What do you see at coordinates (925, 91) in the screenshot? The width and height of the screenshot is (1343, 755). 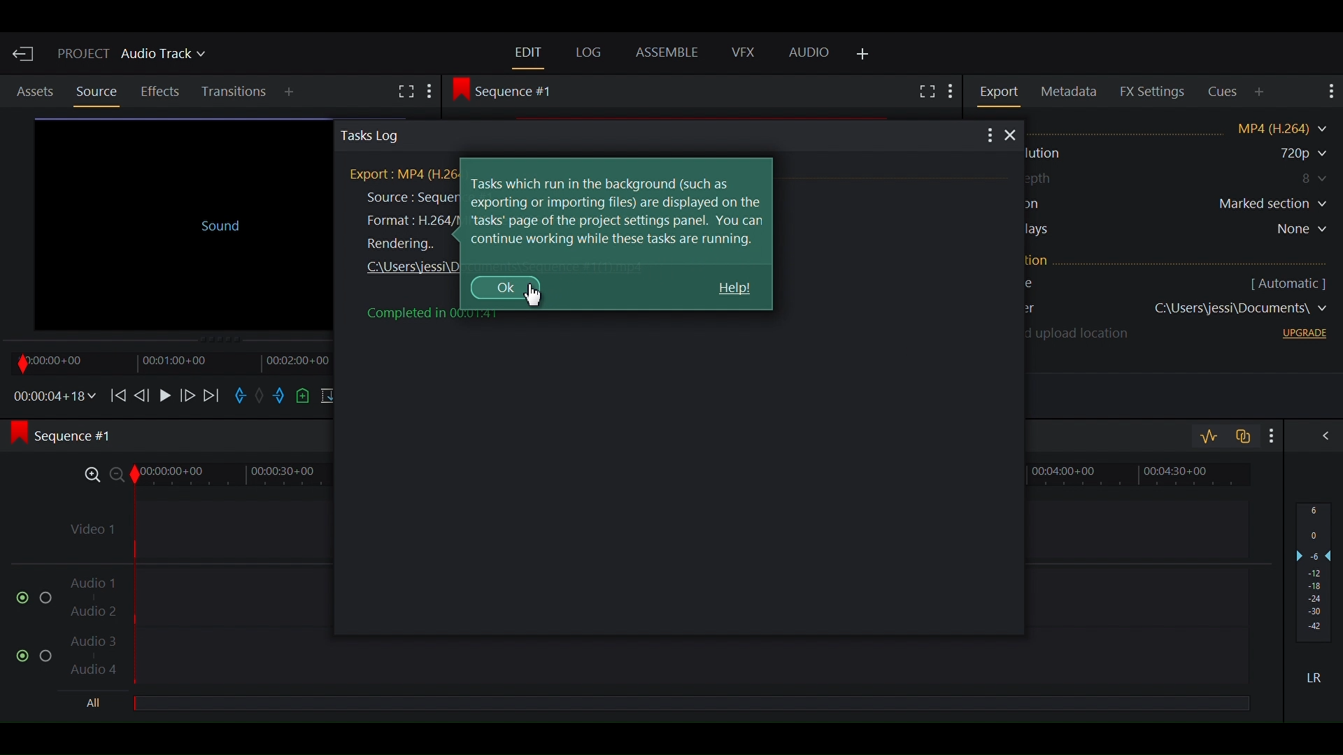 I see `Fullscreen` at bounding box center [925, 91].